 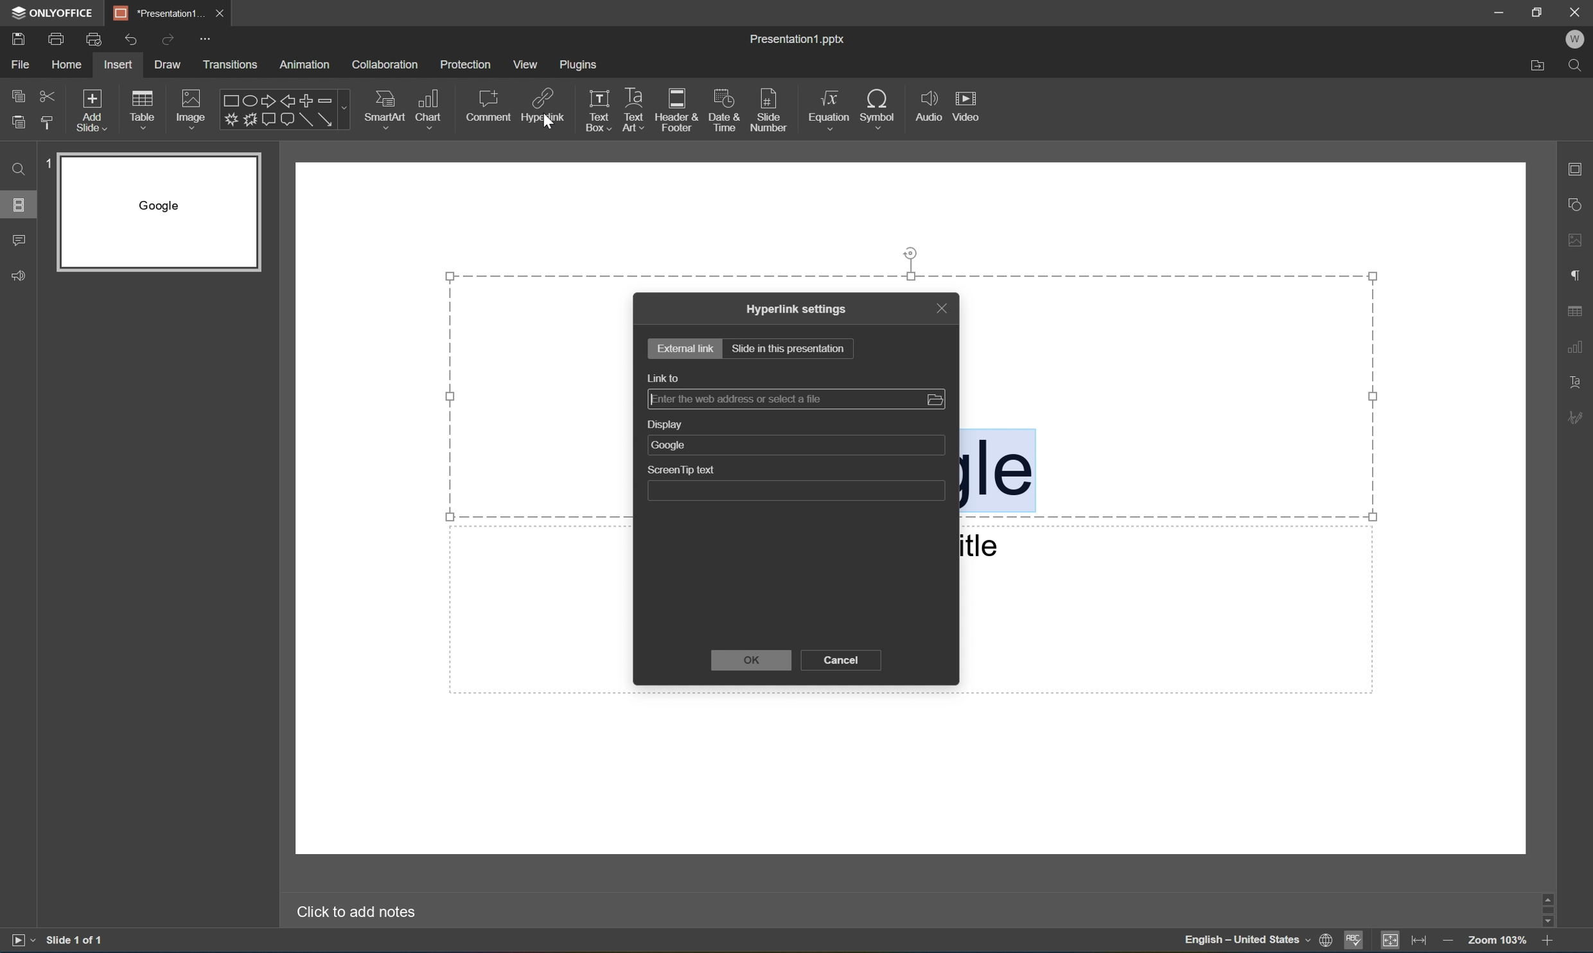 What do you see at coordinates (964, 104) in the screenshot?
I see `Video` at bounding box center [964, 104].